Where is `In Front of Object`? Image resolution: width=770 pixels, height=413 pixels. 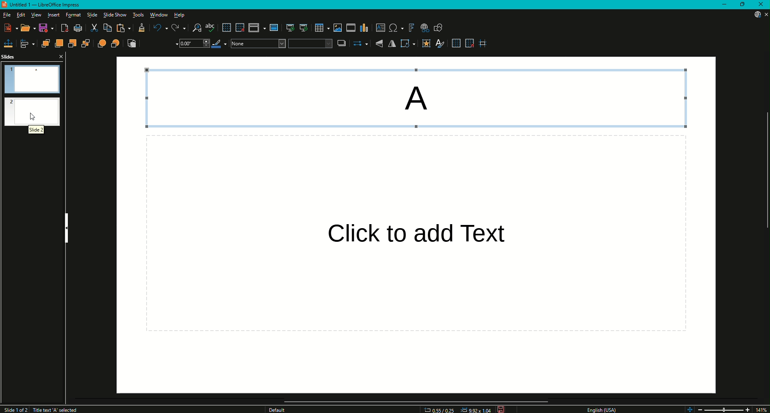 In Front of Object is located at coordinates (100, 43).